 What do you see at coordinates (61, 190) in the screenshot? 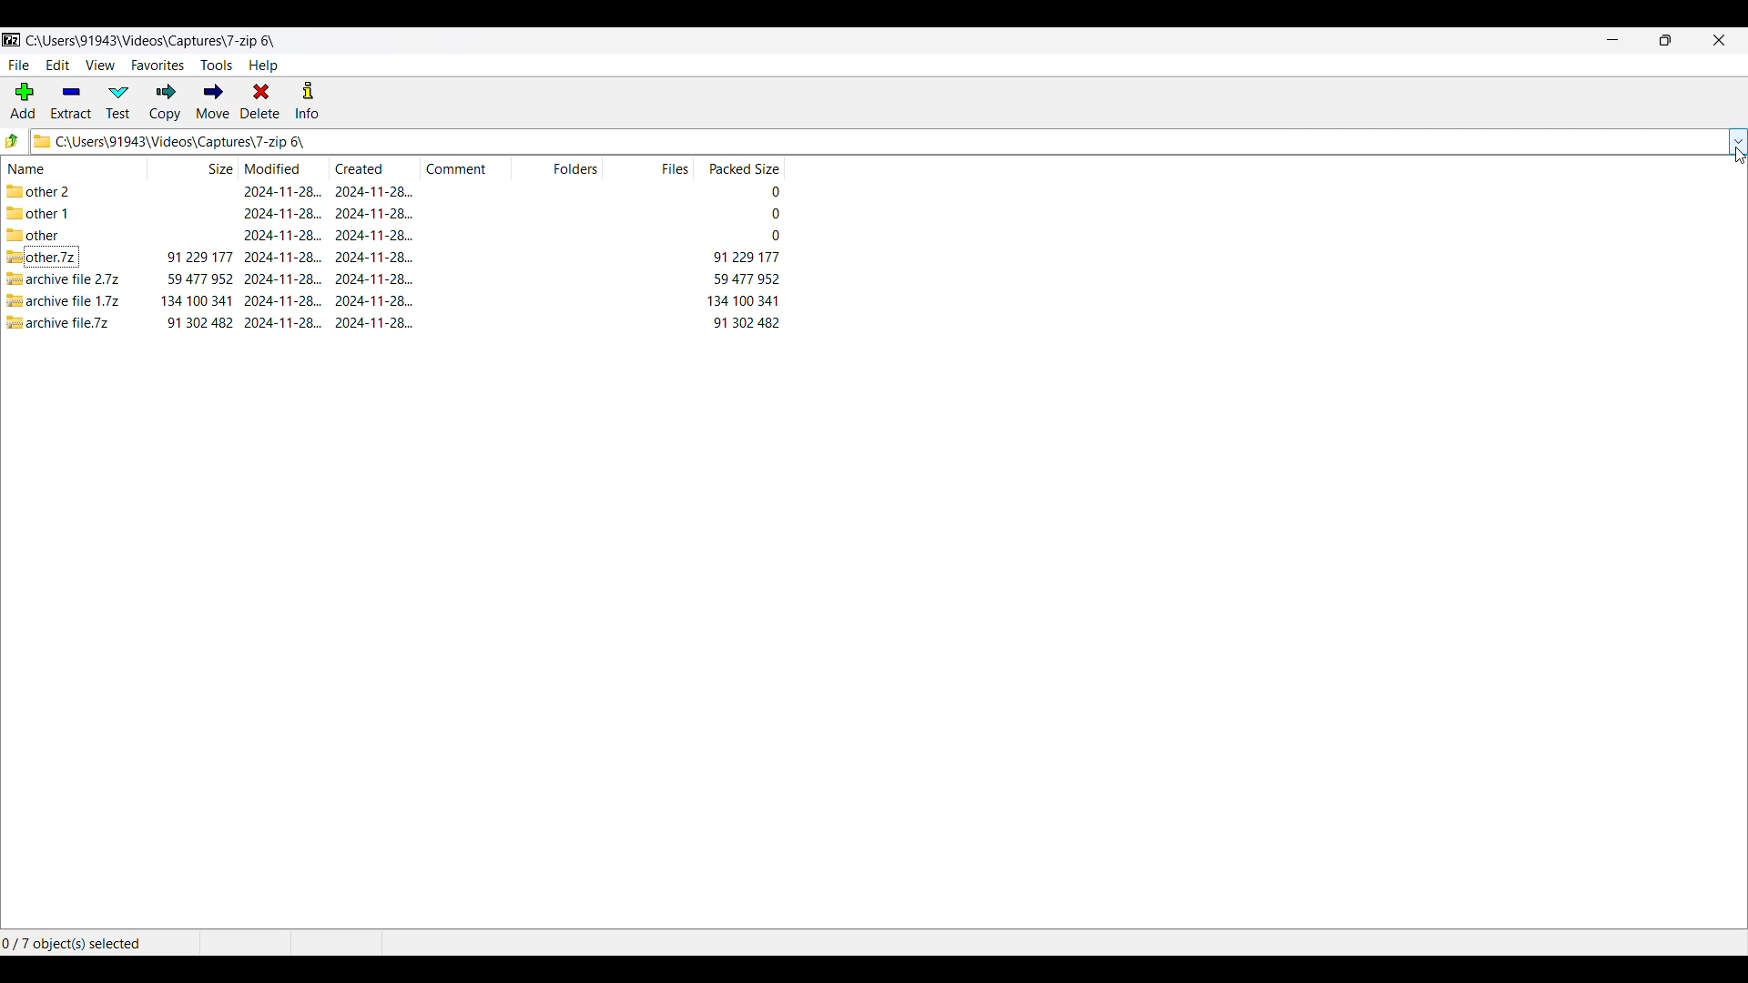
I see `folder` at bounding box center [61, 190].